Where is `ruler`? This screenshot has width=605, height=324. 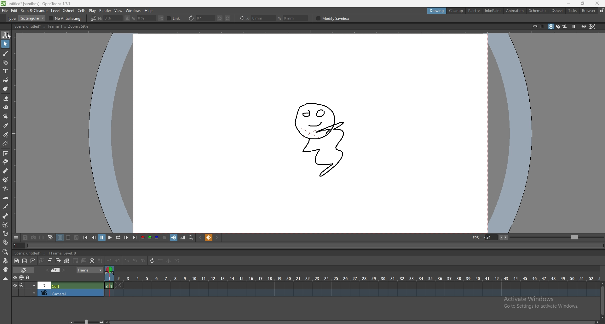
ruler is located at coordinates (5, 143).